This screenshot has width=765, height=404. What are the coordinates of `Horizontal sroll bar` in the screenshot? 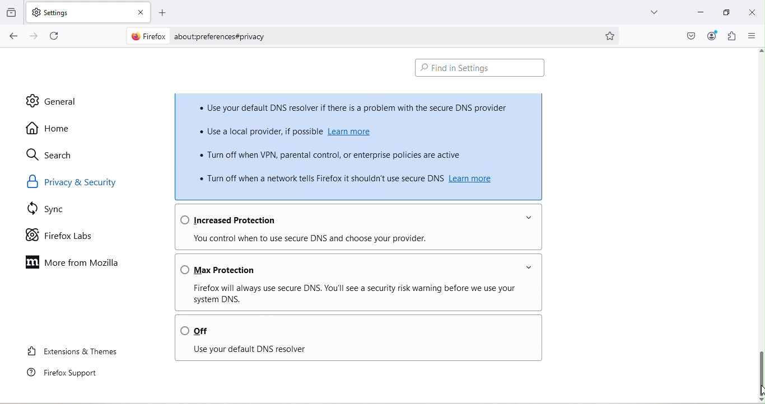 It's located at (759, 366).